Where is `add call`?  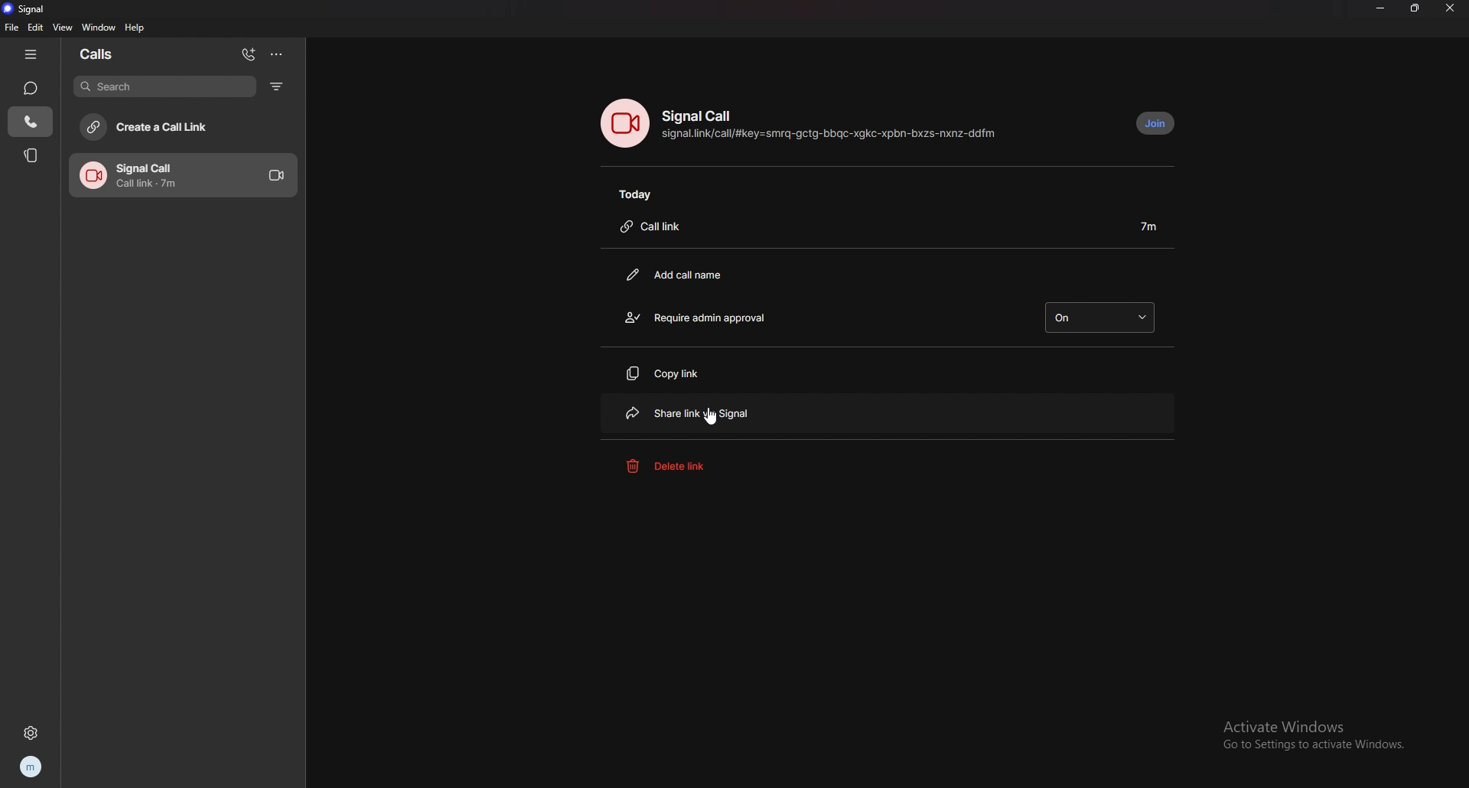 add call is located at coordinates (248, 54).